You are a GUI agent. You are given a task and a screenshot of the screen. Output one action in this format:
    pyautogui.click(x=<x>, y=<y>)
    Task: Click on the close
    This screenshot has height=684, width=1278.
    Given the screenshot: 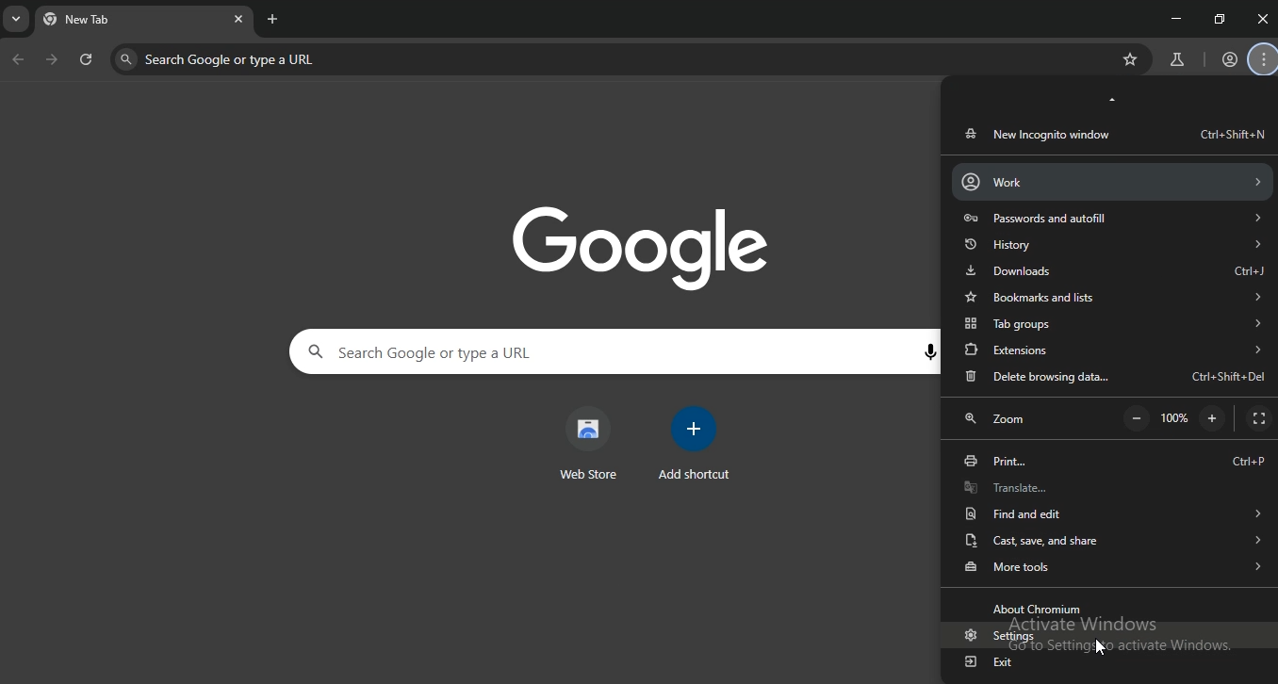 What is the action you would take?
    pyautogui.click(x=1263, y=19)
    